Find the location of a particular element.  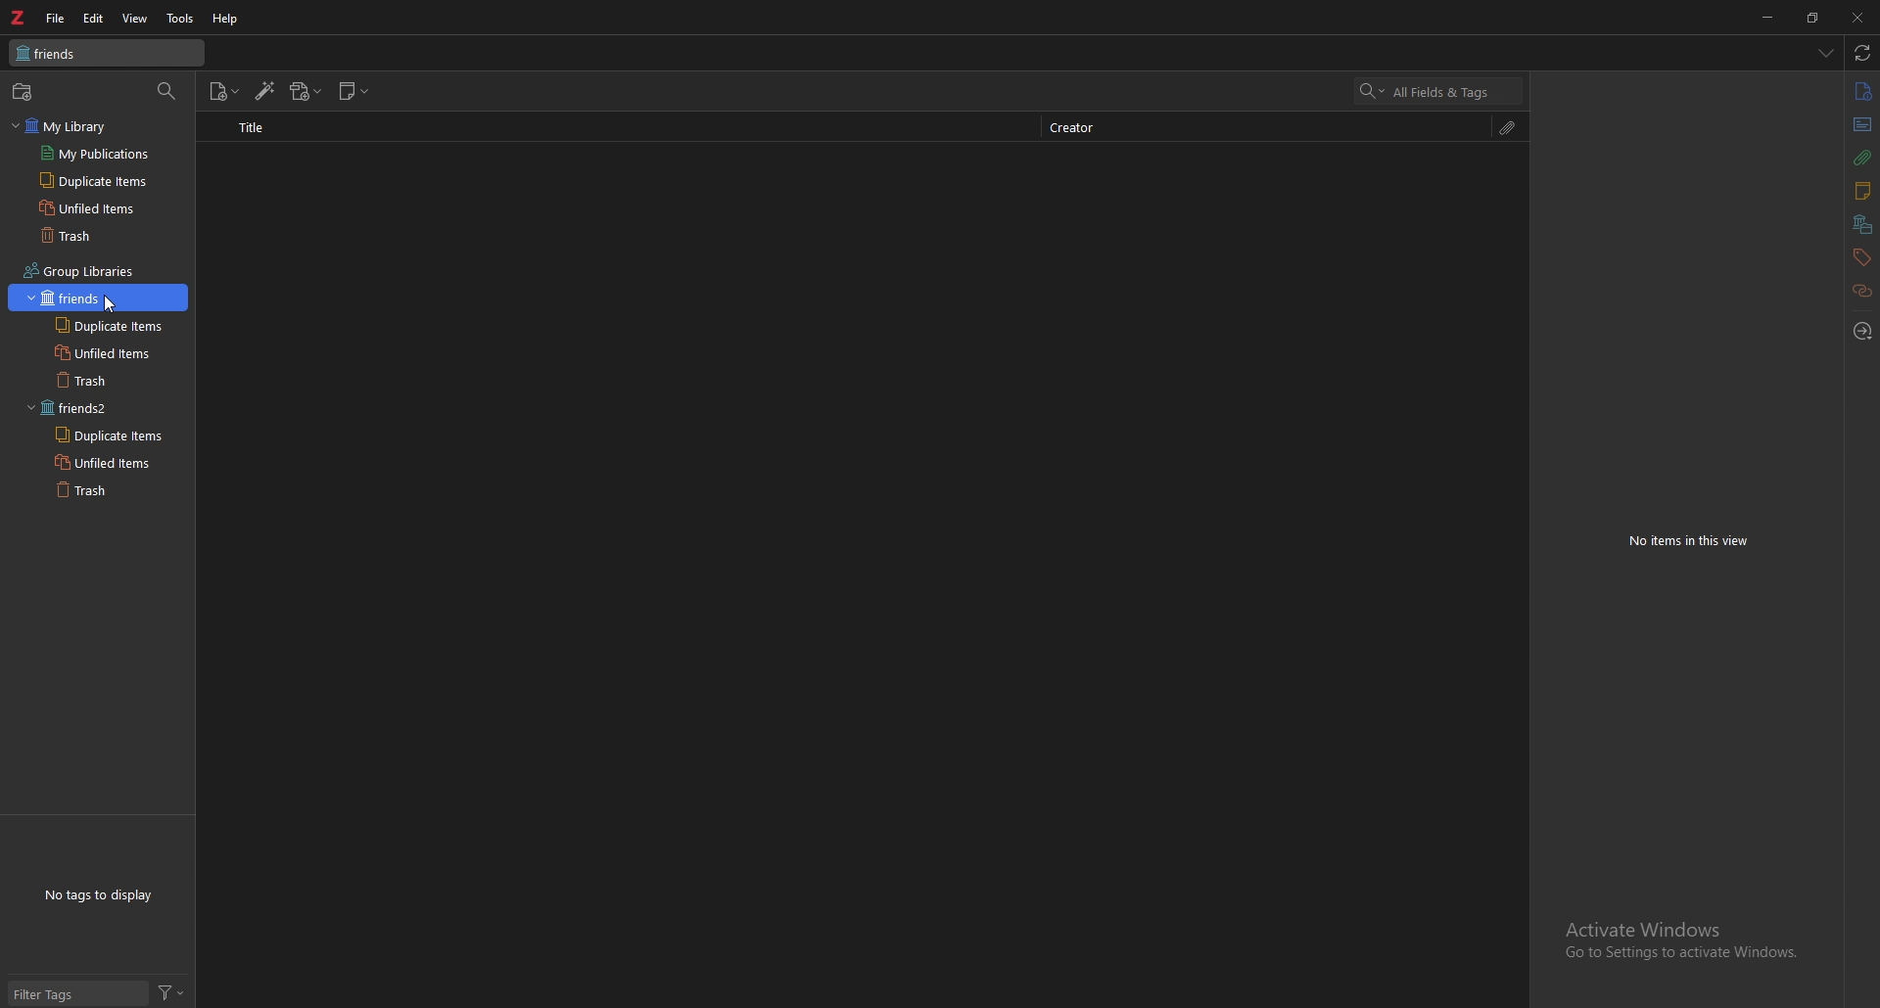

abstract is located at coordinates (1861, 125).